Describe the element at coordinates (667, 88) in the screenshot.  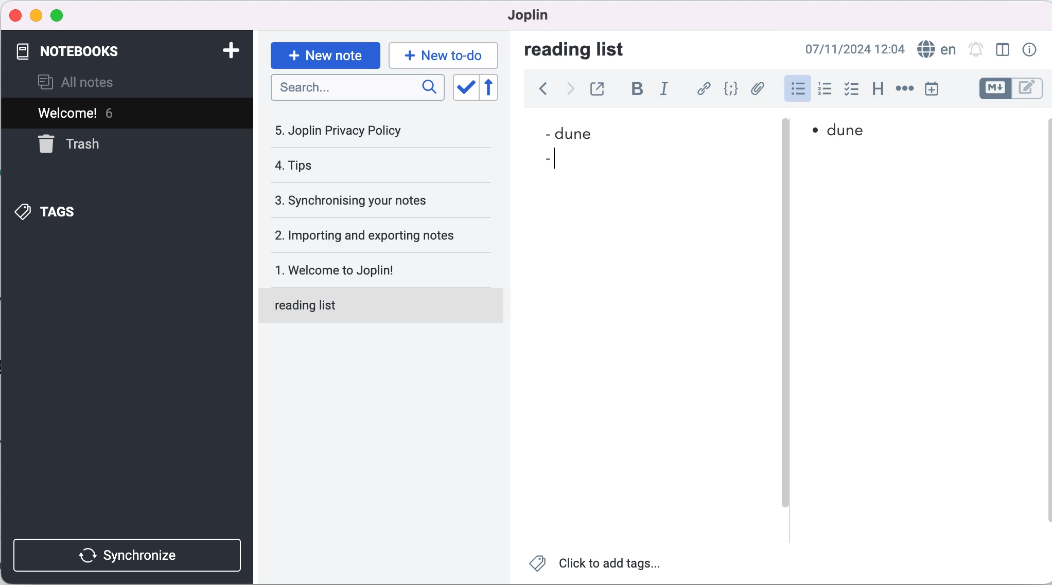
I see `italic` at that location.